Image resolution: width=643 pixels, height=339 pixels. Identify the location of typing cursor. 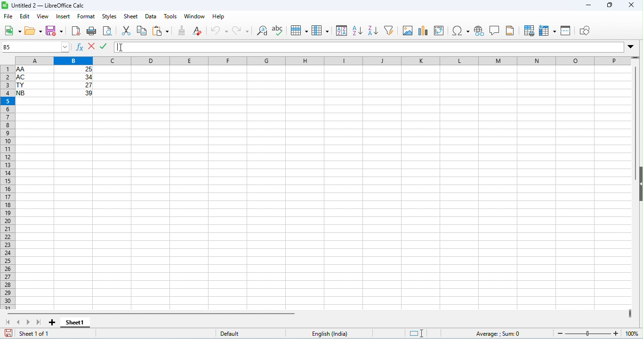
(117, 47).